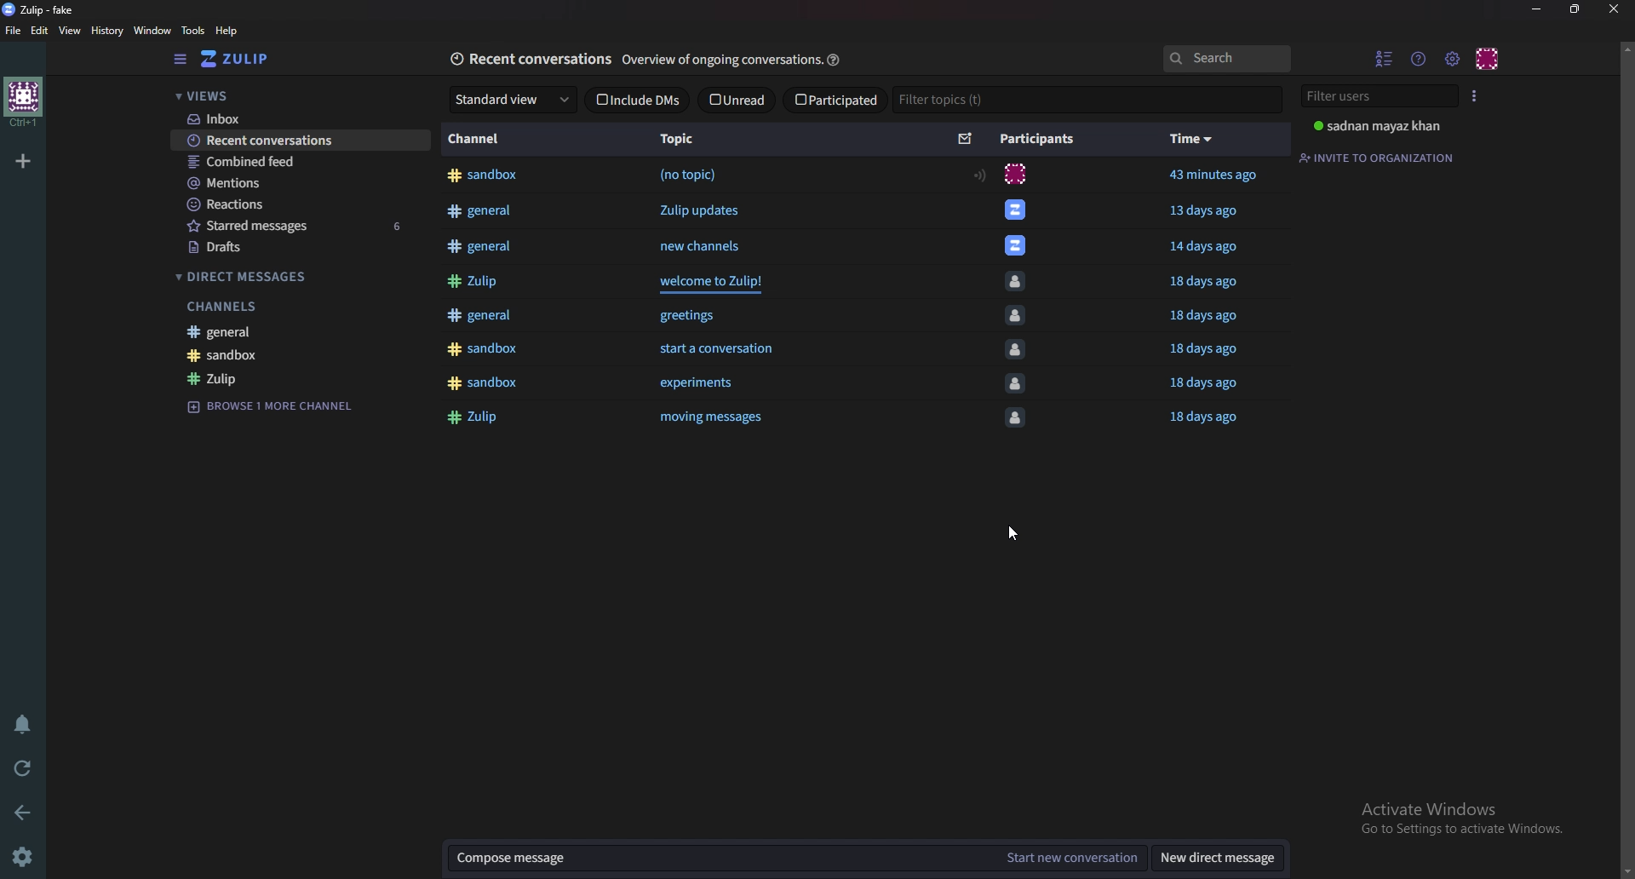  What do you see at coordinates (246, 60) in the screenshot?
I see `Home view` at bounding box center [246, 60].